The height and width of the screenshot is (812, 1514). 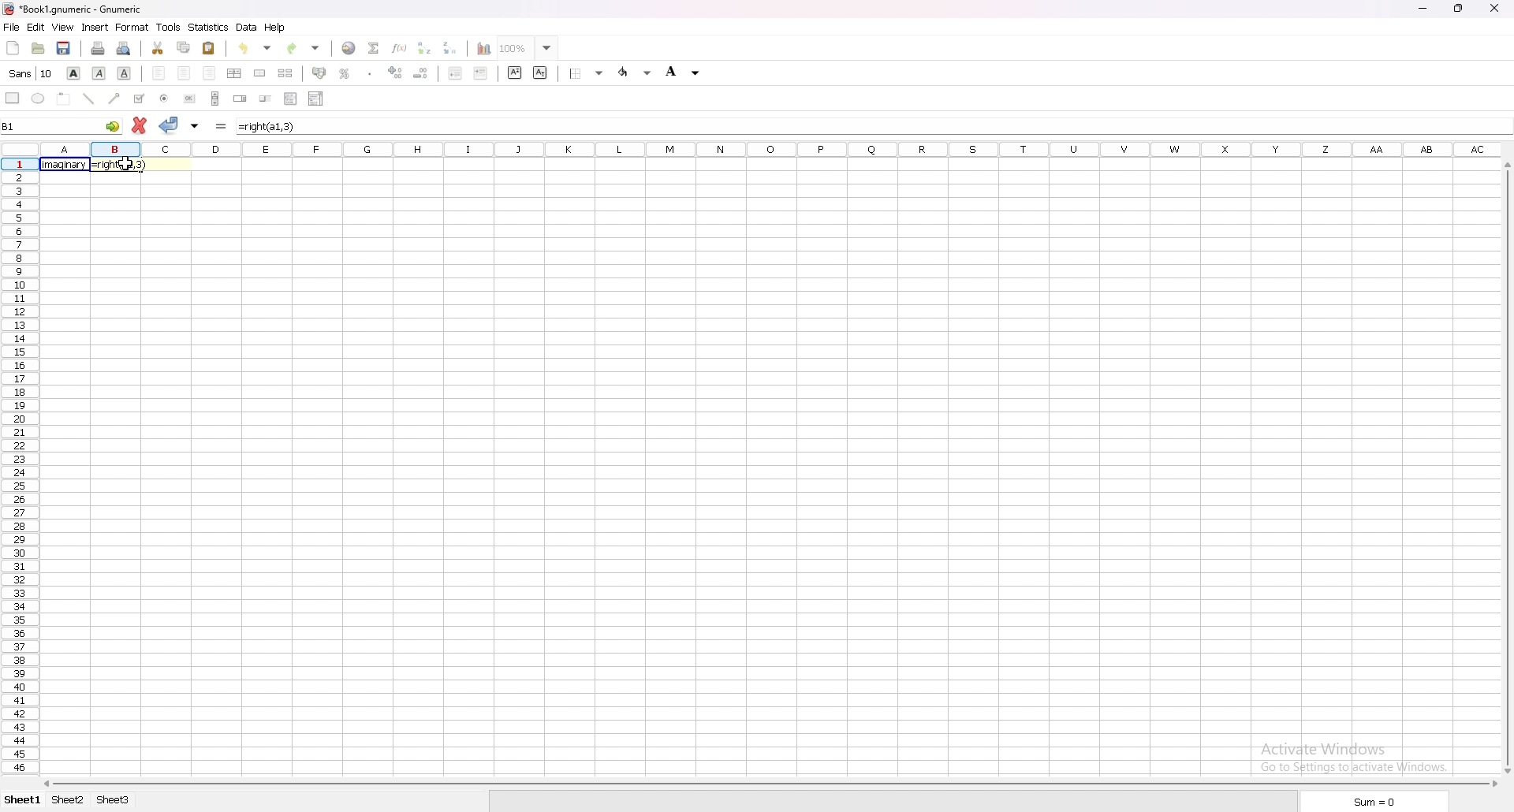 I want to click on sheet 3, so click(x=114, y=801).